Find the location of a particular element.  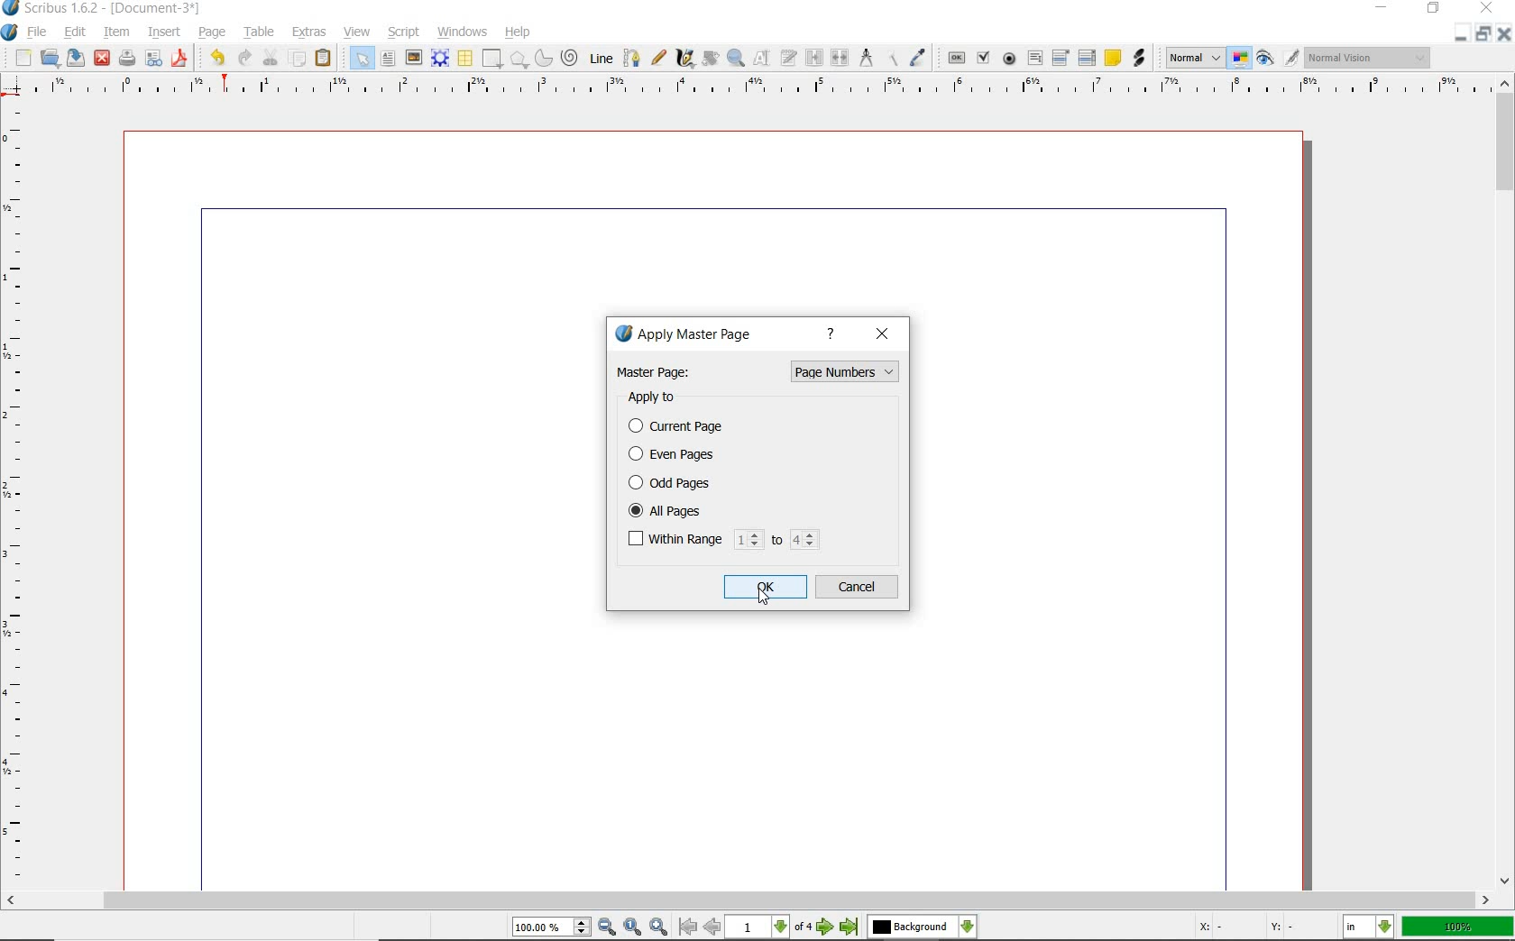

Next Page is located at coordinates (826, 928).